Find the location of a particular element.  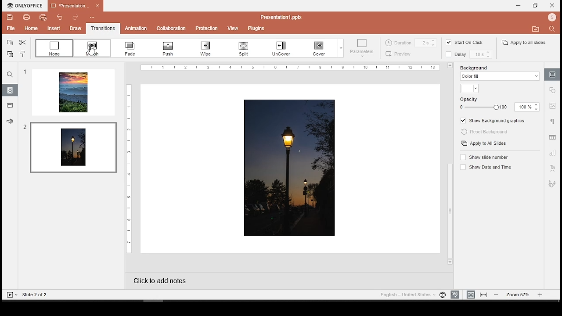

scroll bar is located at coordinates (449, 165).